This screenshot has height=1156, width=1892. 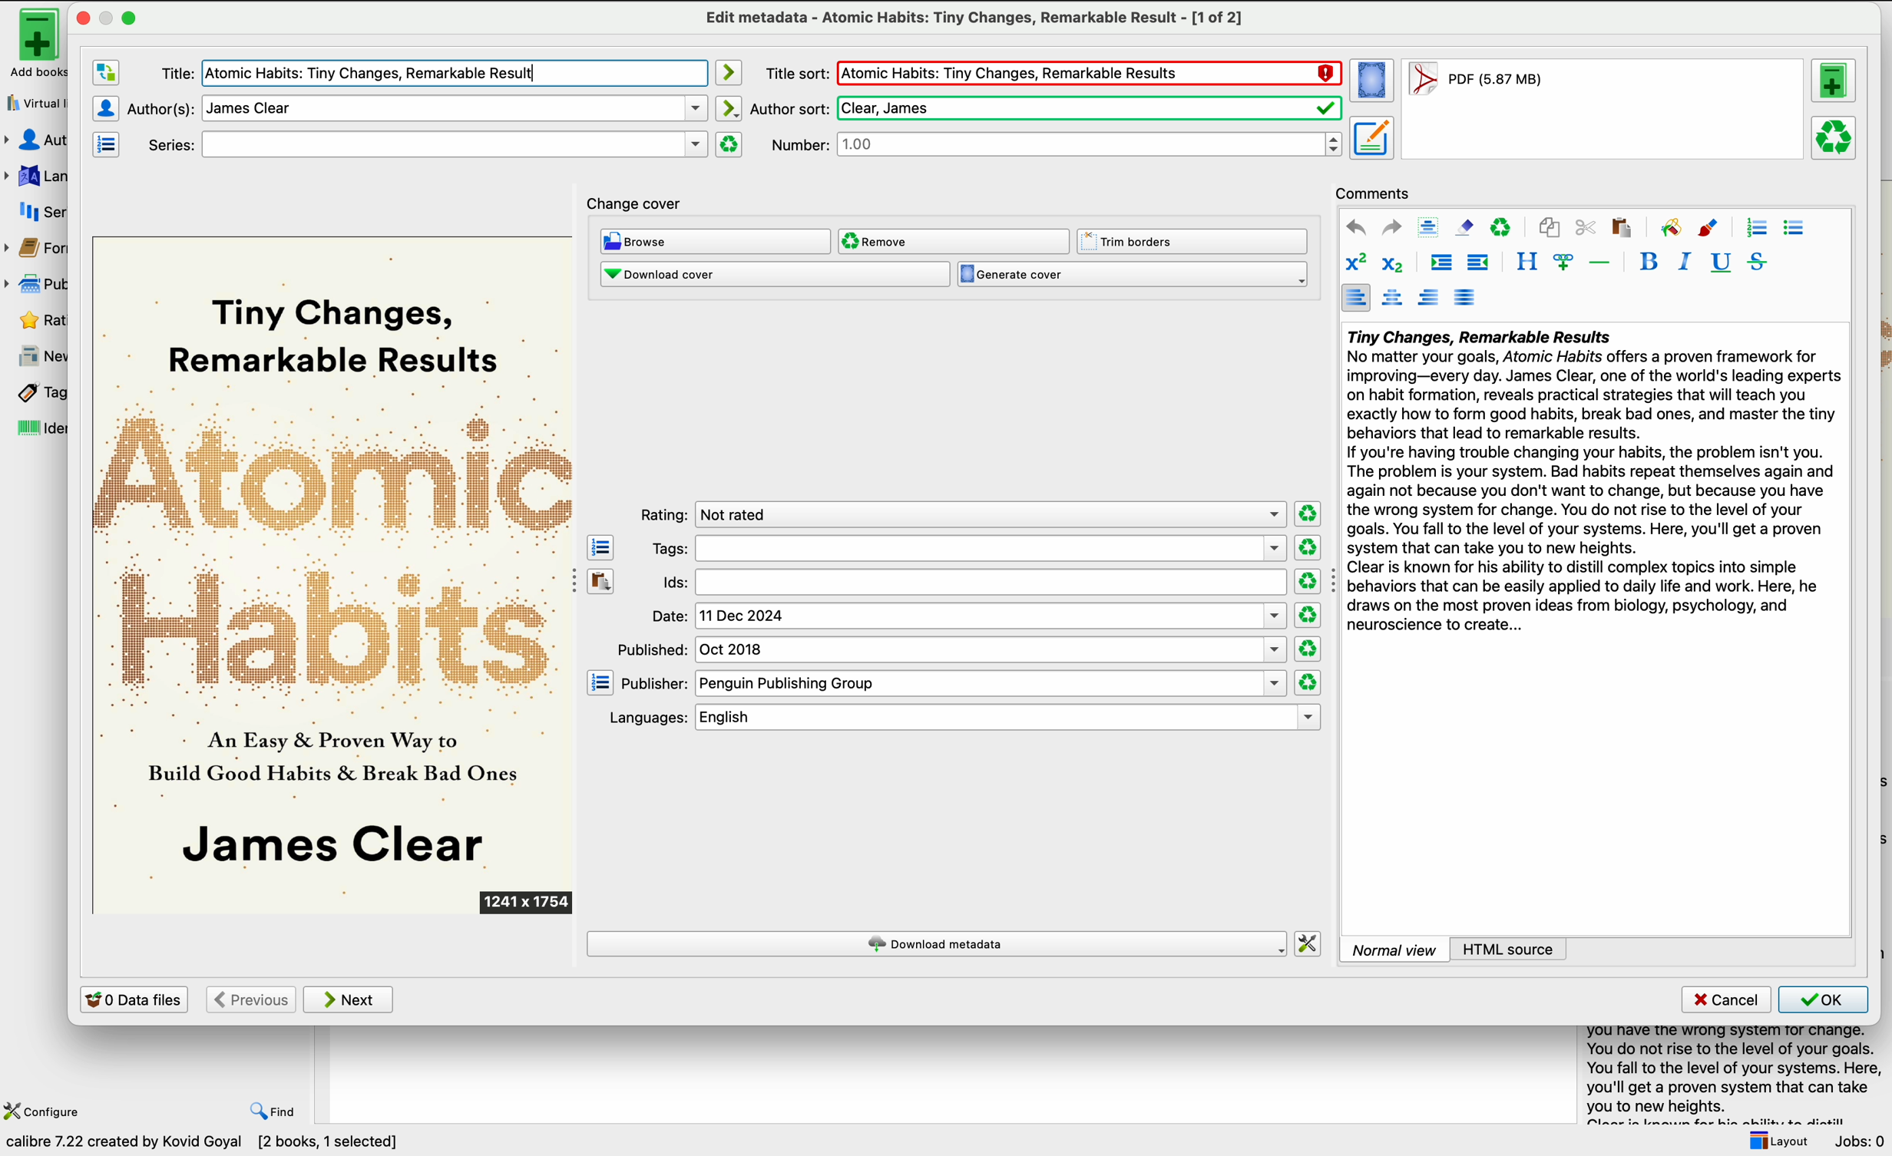 What do you see at coordinates (1392, 228) in the screenshot?
I see `redo` at bounding box center [1392, 228].